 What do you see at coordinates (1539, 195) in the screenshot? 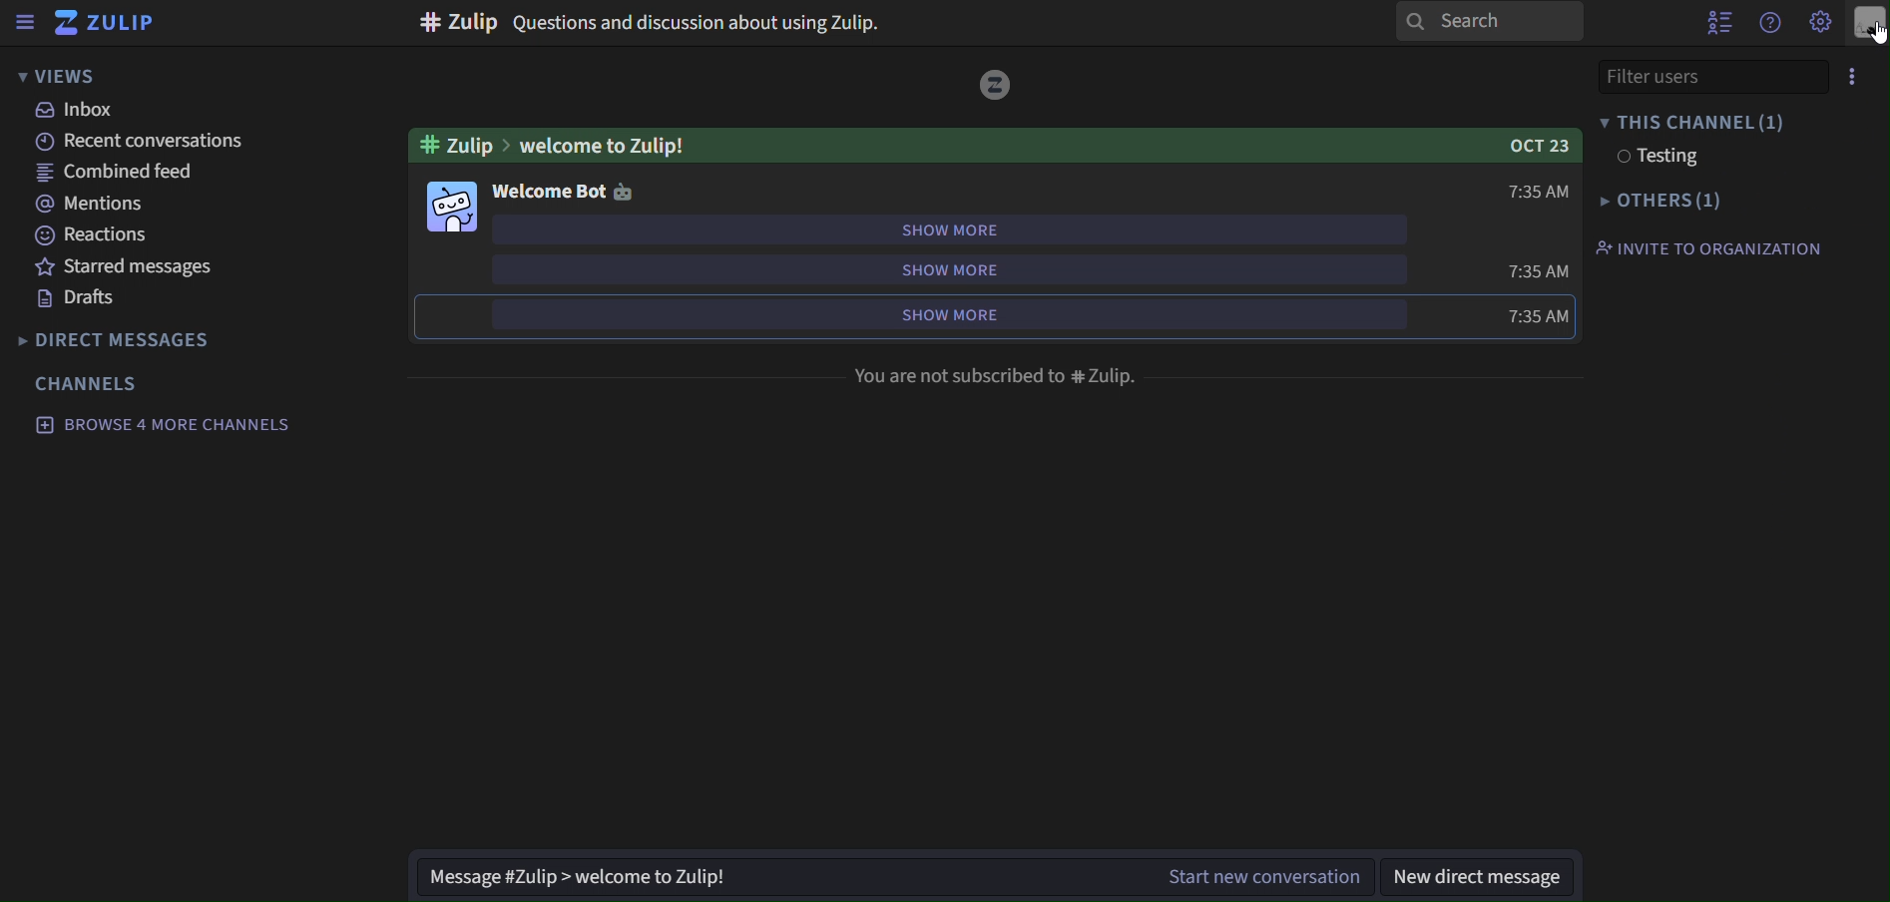
I see `7:35 am` at bounding box center [1539, 195].